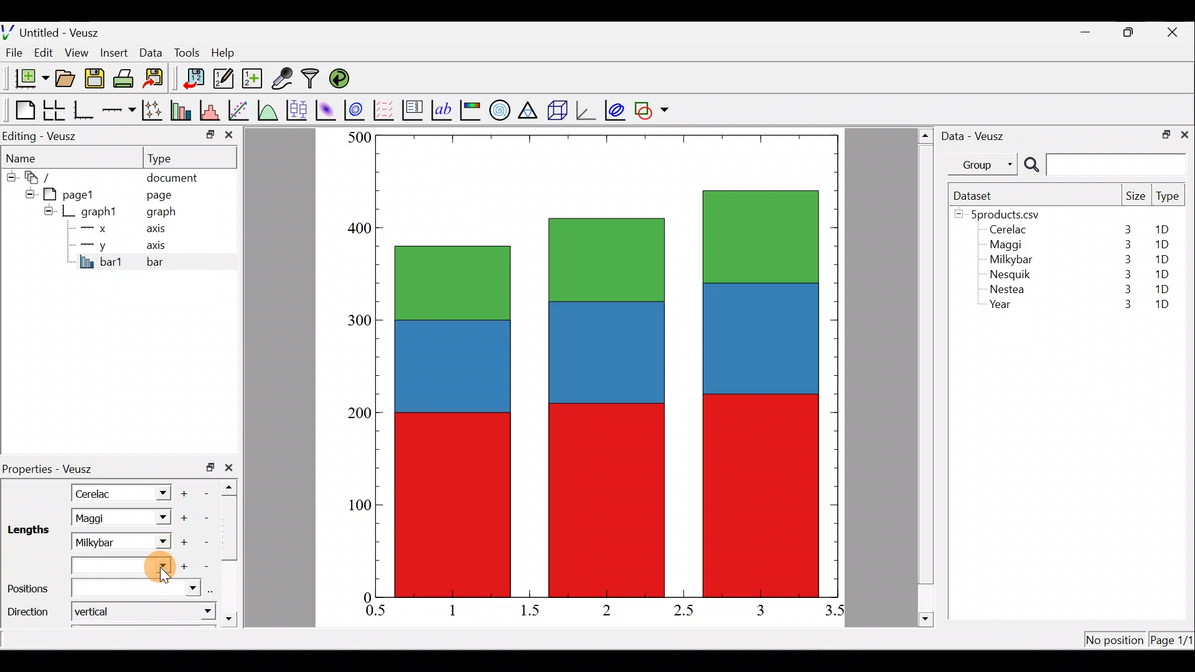 The width and height of the screenshot is (1195, 672). Describe the element at coordinates (42, 136) in the screenshot. I see `Editing - Veusz` at that location.